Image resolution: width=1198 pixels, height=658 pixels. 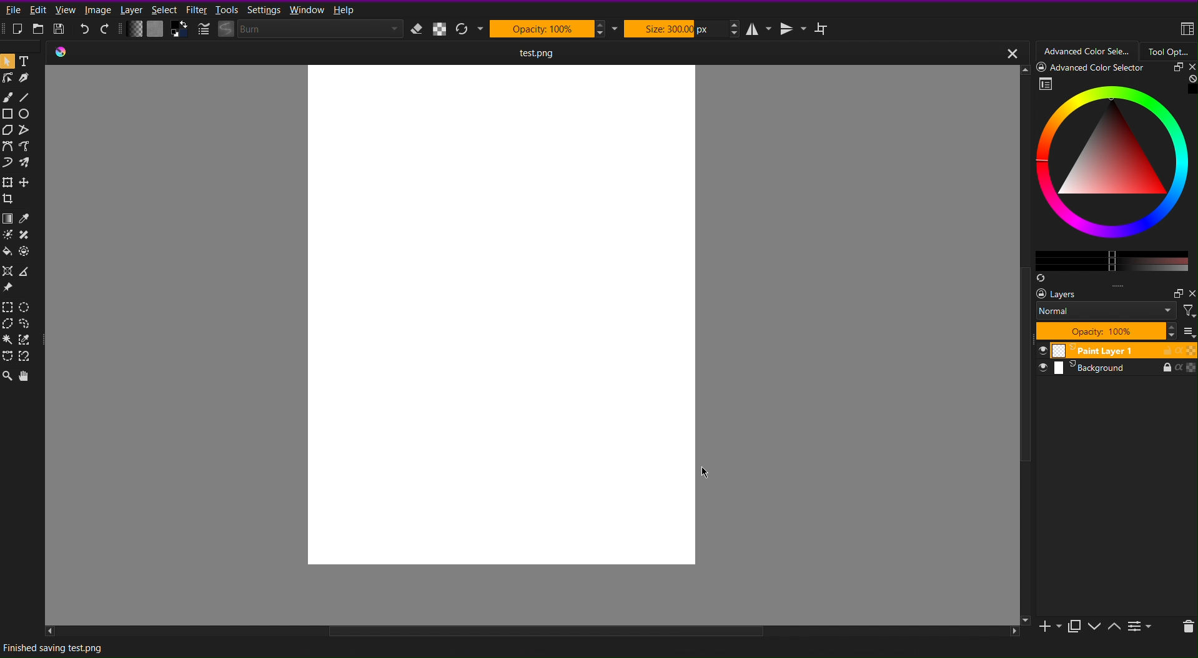 I want to click on Vertical Mirror, so click(x=792, y=27).